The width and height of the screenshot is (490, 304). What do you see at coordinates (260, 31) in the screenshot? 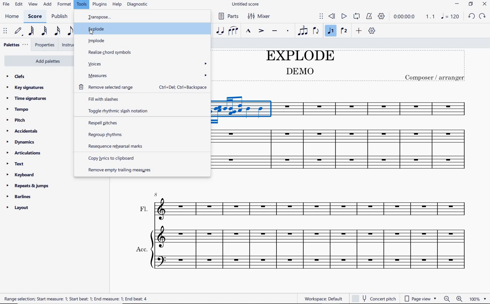
I see `accent` at bounding box center [260, 31].